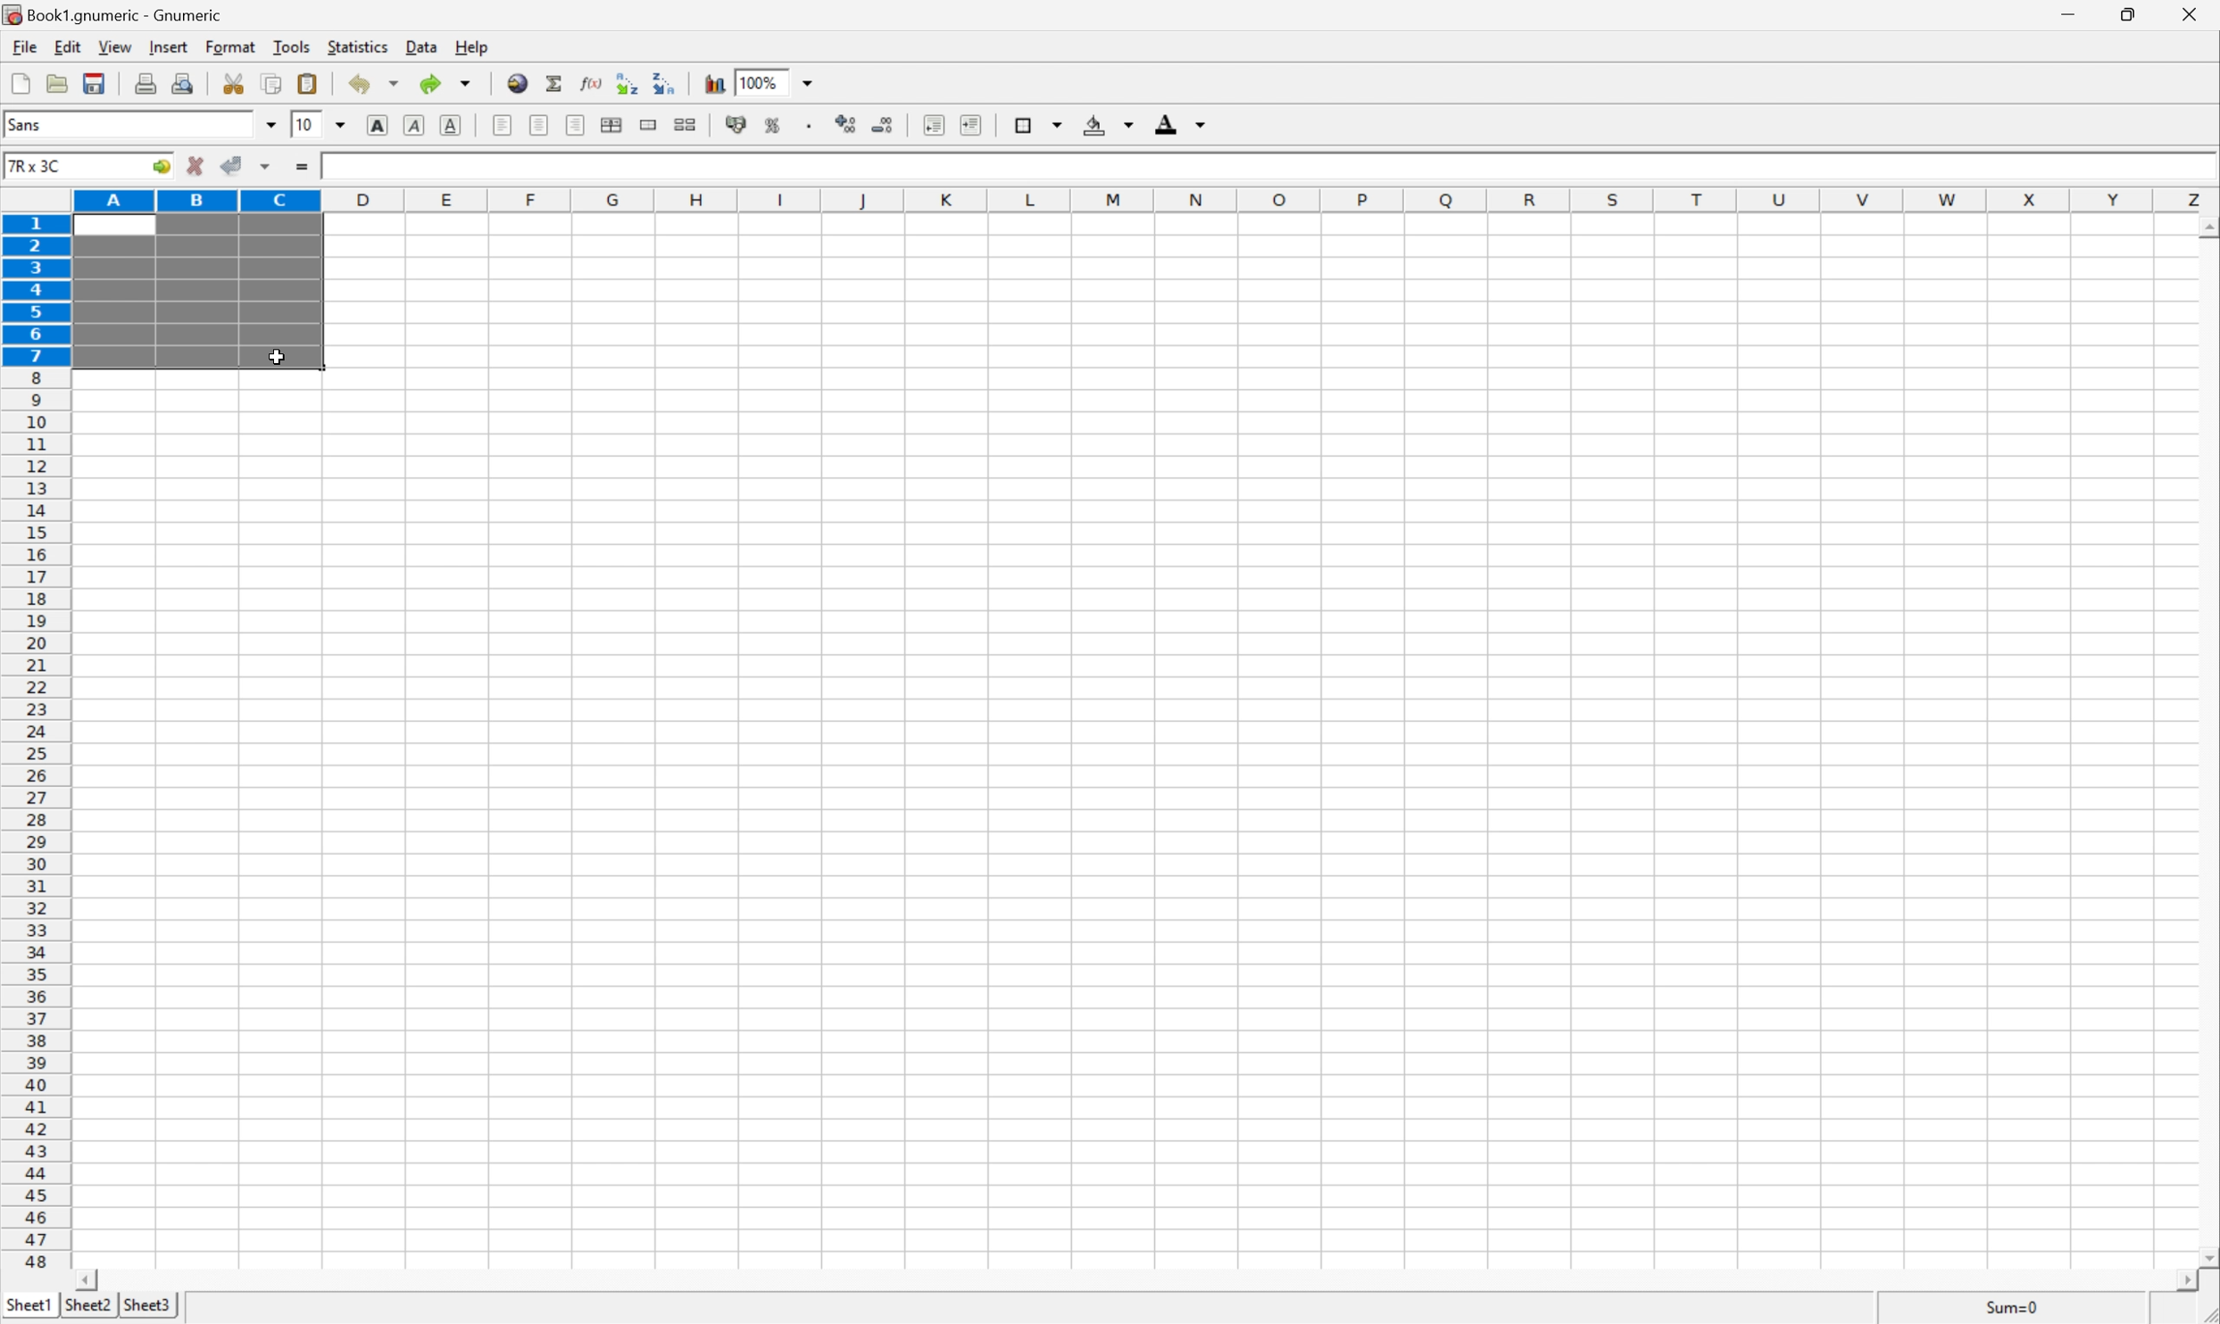 This screenshot has height=1324, width=2220. What do you see at coordinates (737, 124) in the screenshot?
I see `format selection as accounting` at bounding box center [737, 124].